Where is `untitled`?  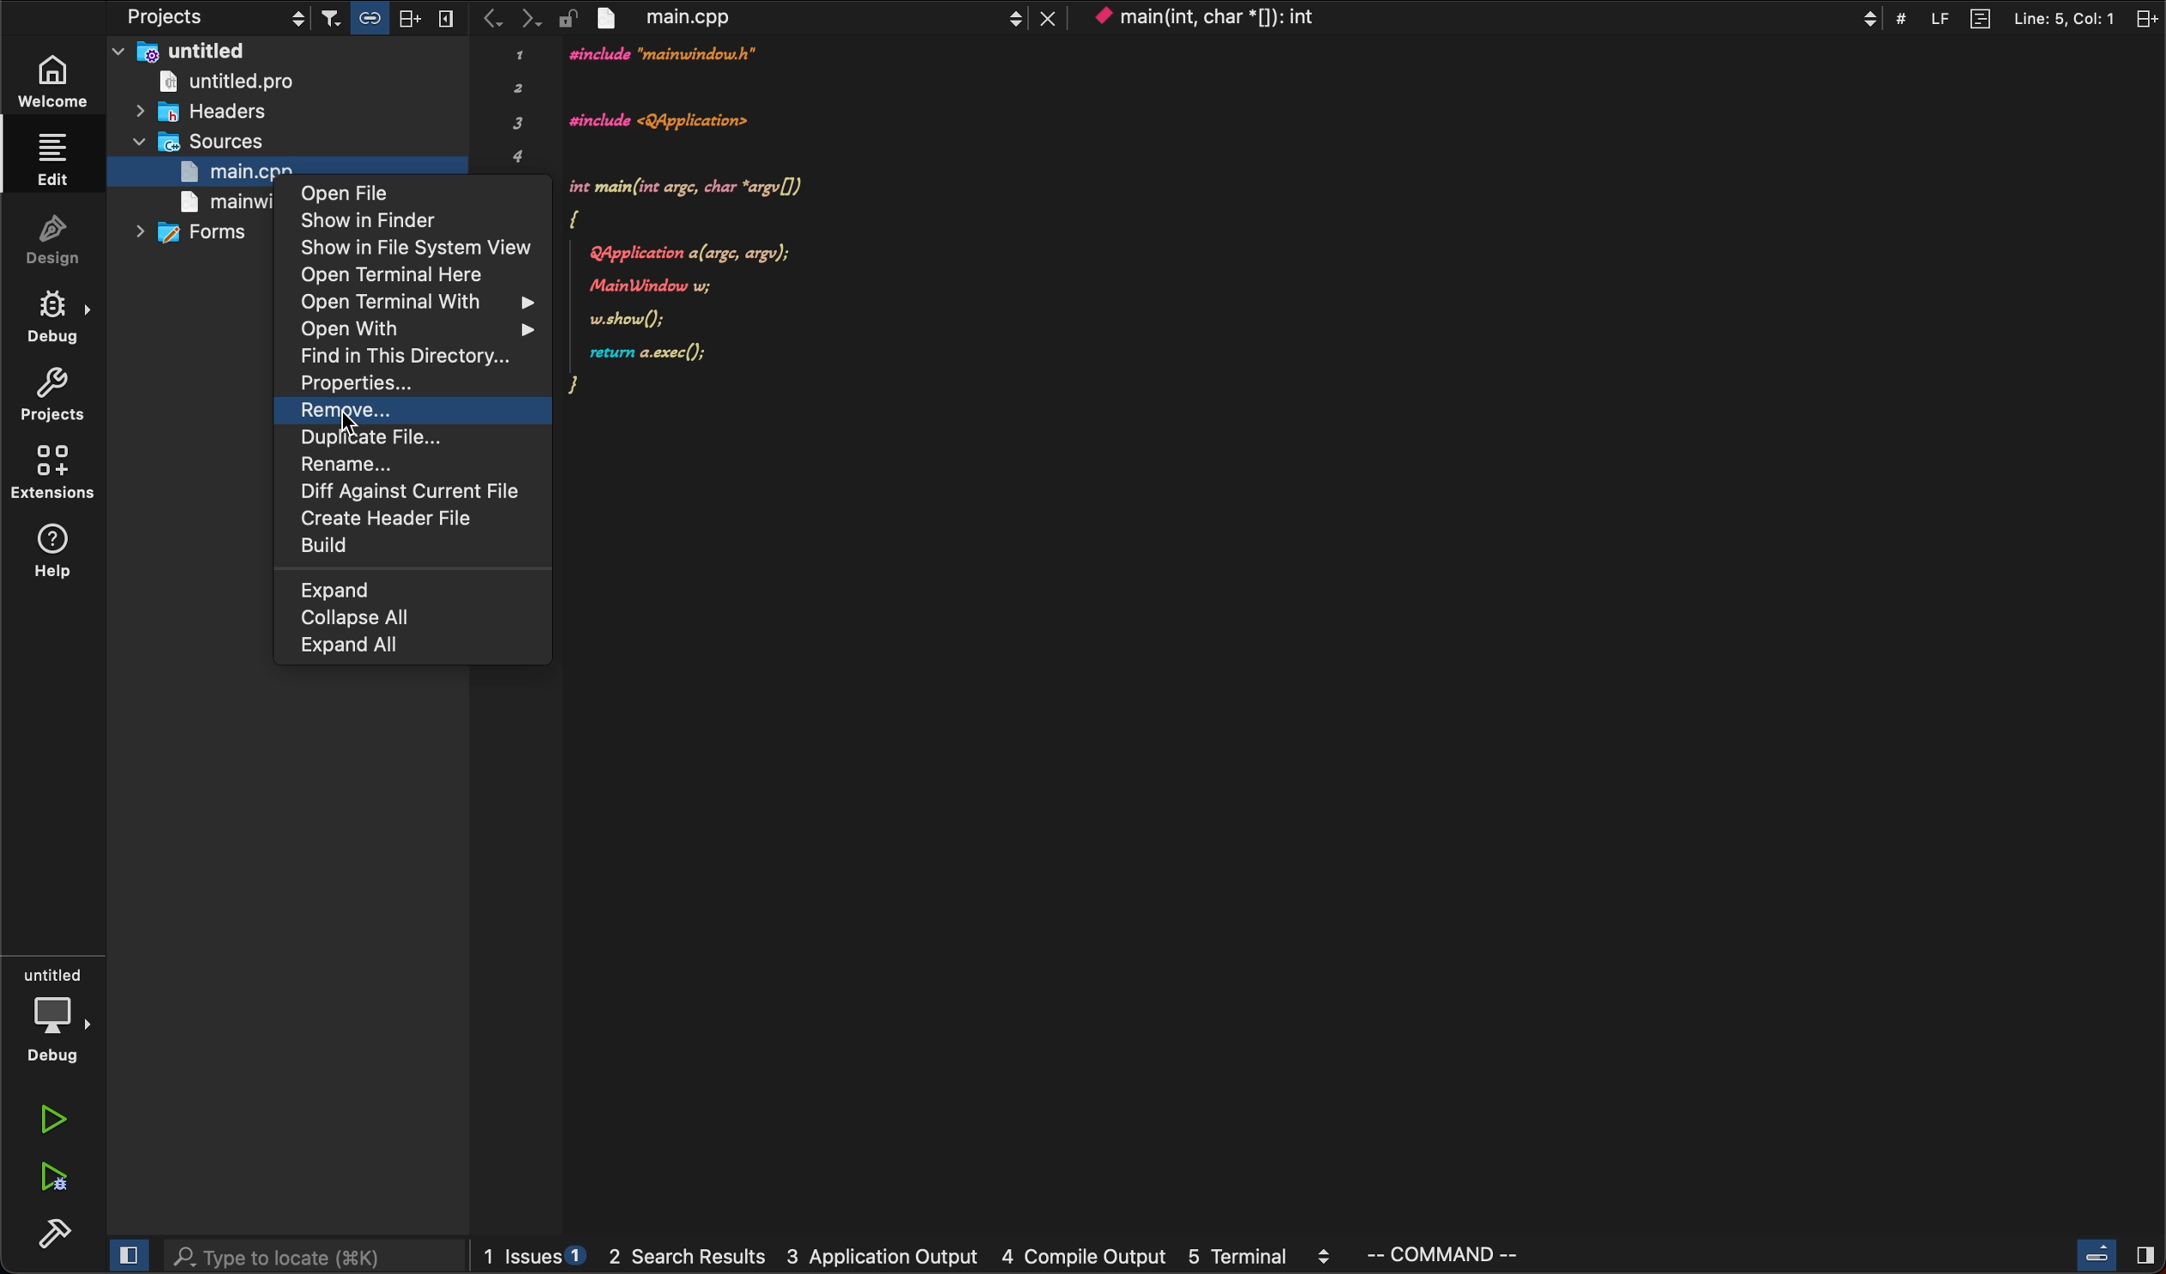
untitled is located at coordinates (287, 51).